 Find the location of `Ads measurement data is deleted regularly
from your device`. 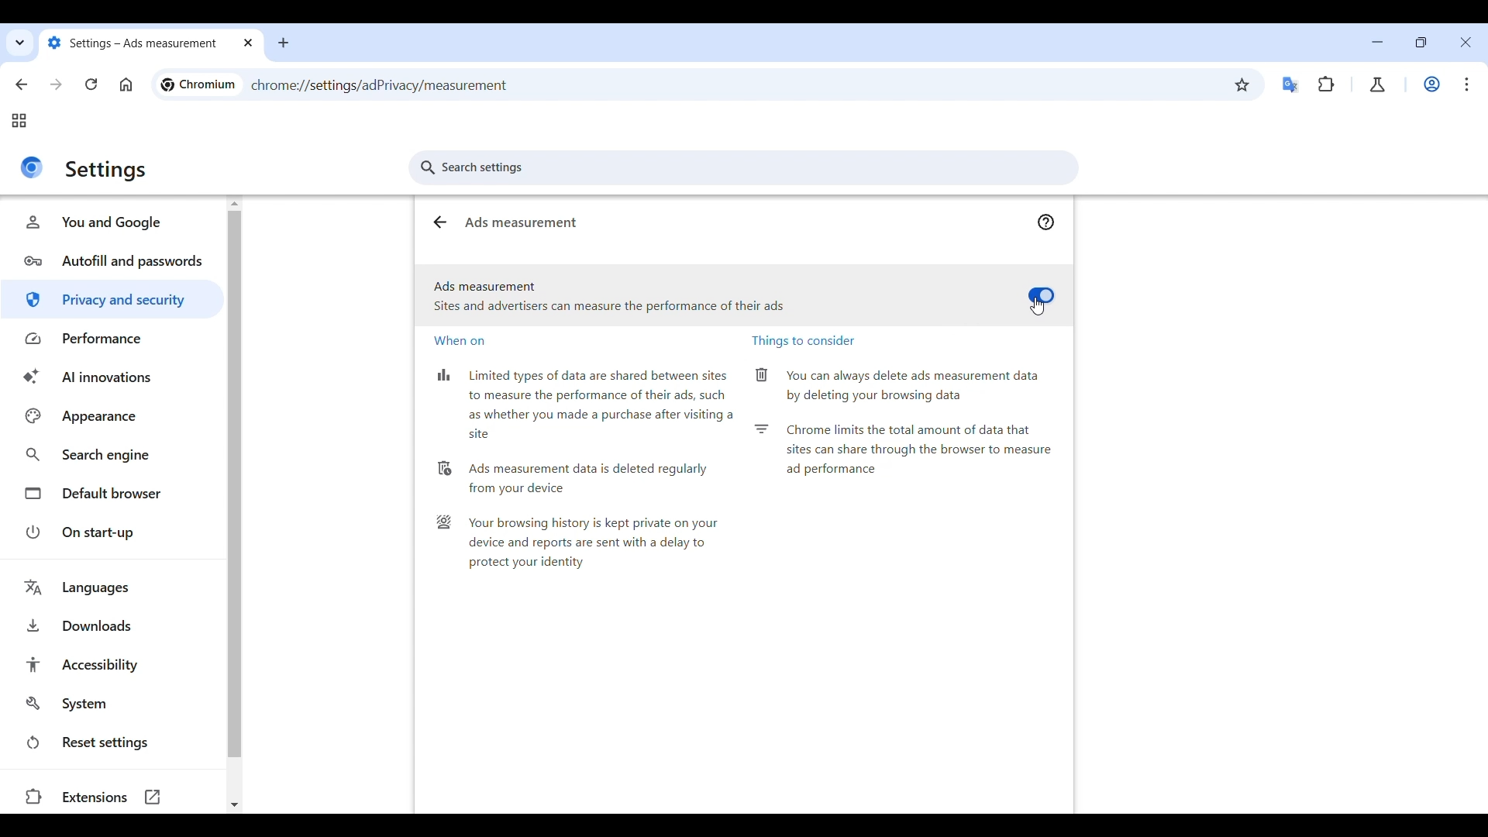

Ads measurement data is deleted regularly
from your device is located at coordinates (577, 477).